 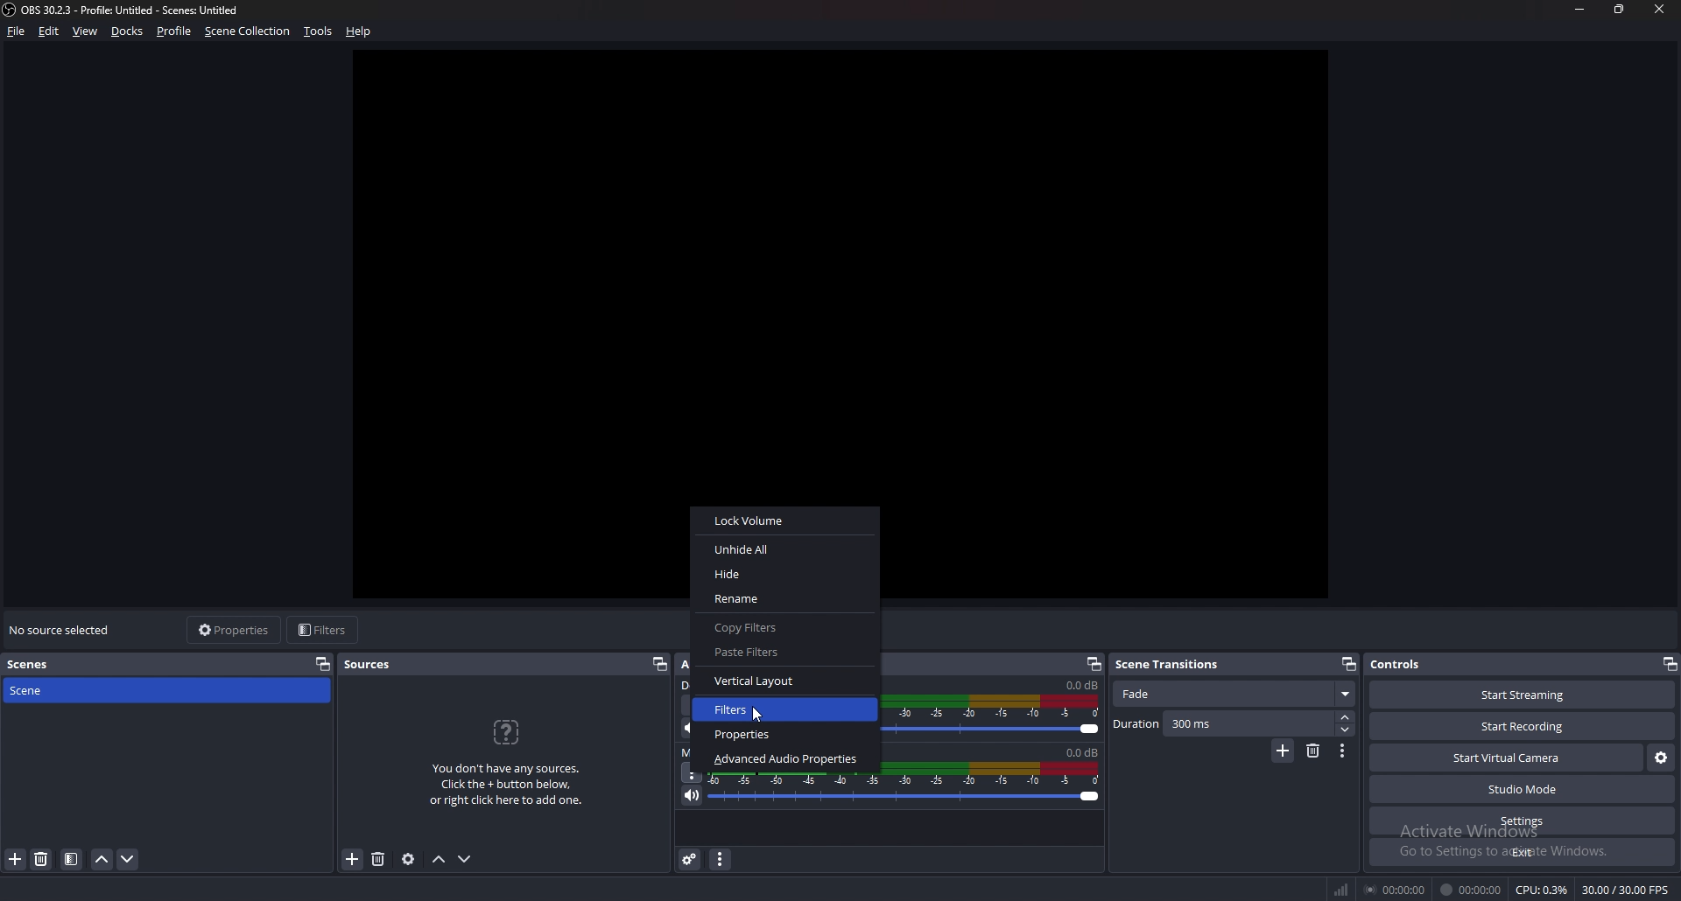 What do you see at coordinates (249, 31) in the screenshot?
I see `scene collection` at bounding box center [249, 31].